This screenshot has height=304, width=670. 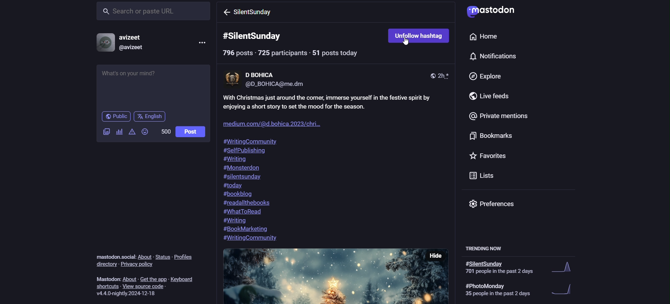 I want to click on Preferences, so click(x=493, y=203).